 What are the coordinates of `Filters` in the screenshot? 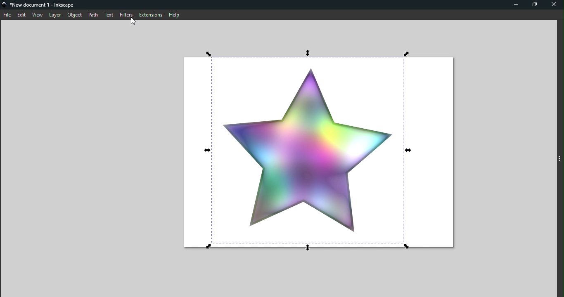 It's located at (126, 14).